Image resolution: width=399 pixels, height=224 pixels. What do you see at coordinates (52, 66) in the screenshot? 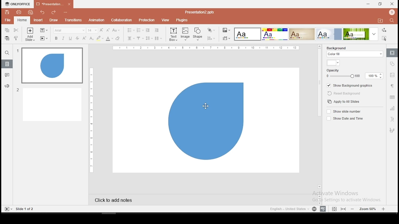
I see `slide 1` at bounding box center [52, 66].